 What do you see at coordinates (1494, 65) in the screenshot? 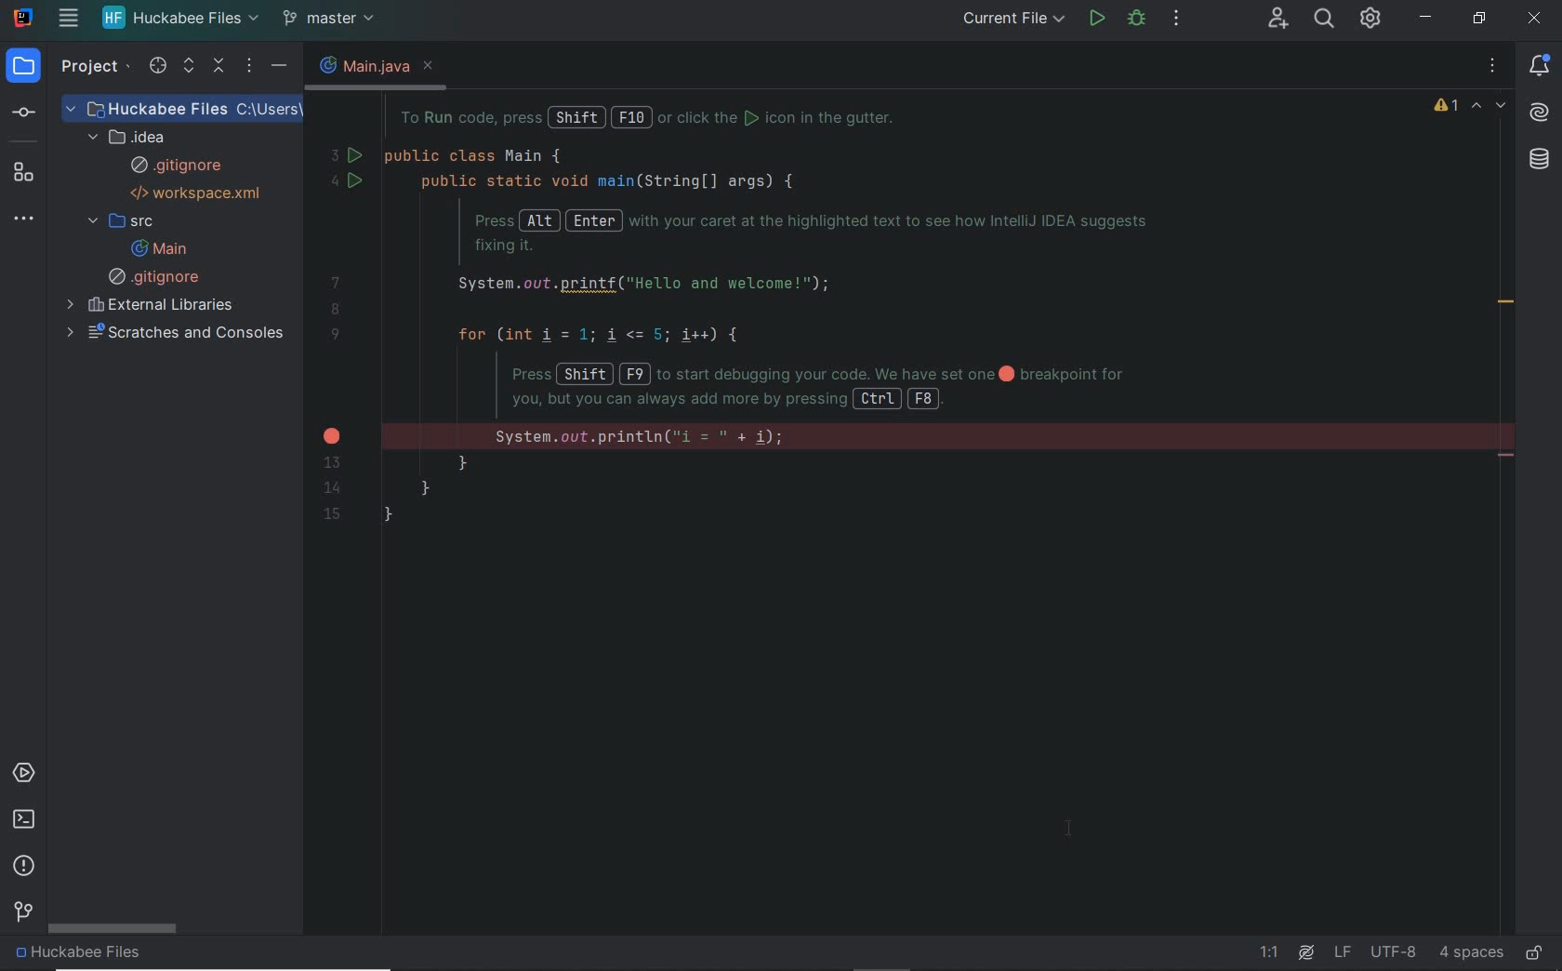
I see `recent files, tab options` at bounding box center [1494, 65].